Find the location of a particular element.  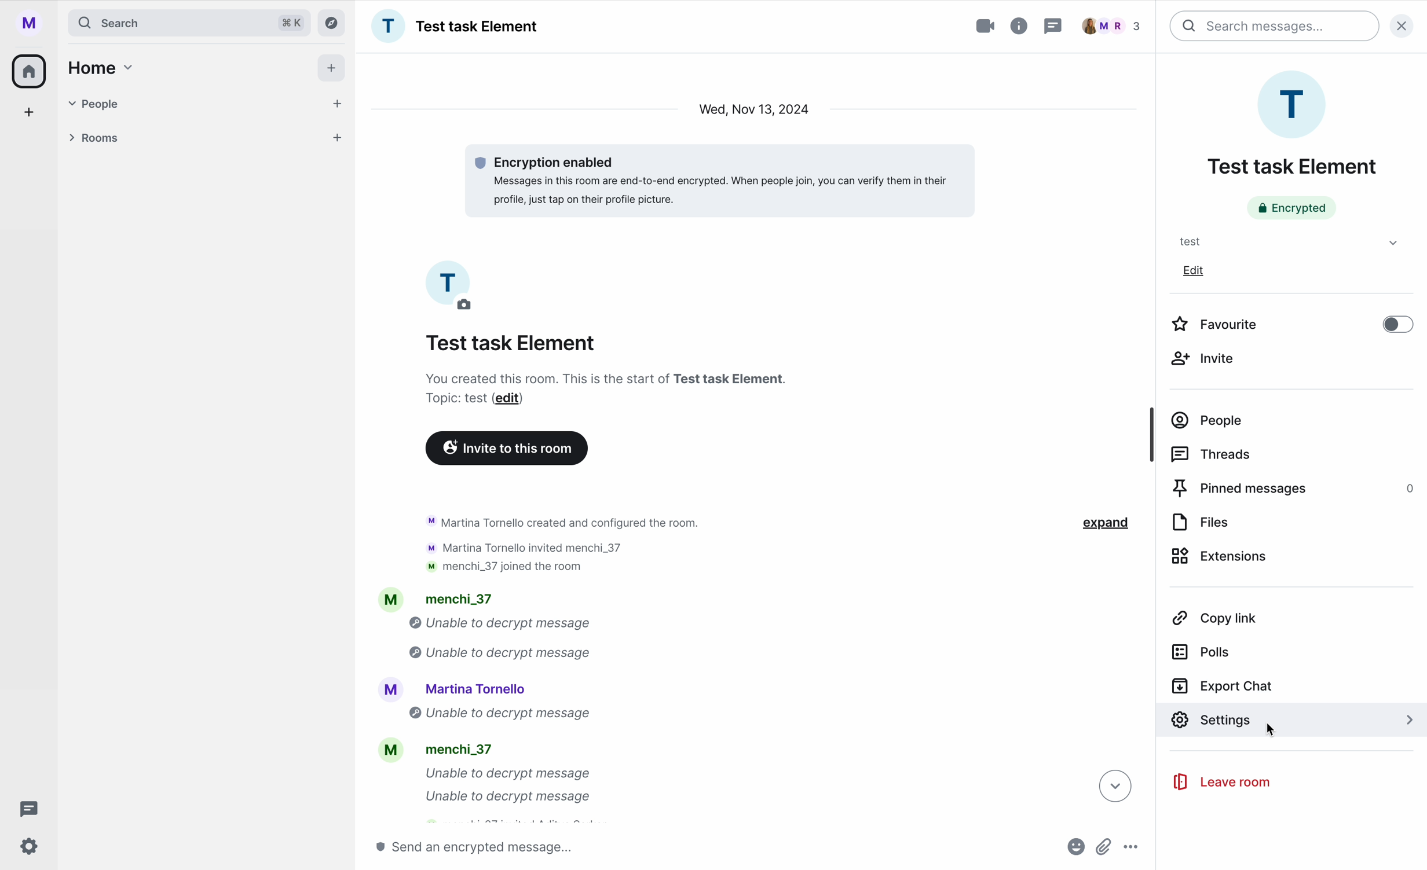

home icon is located at coordinates (31, 69).